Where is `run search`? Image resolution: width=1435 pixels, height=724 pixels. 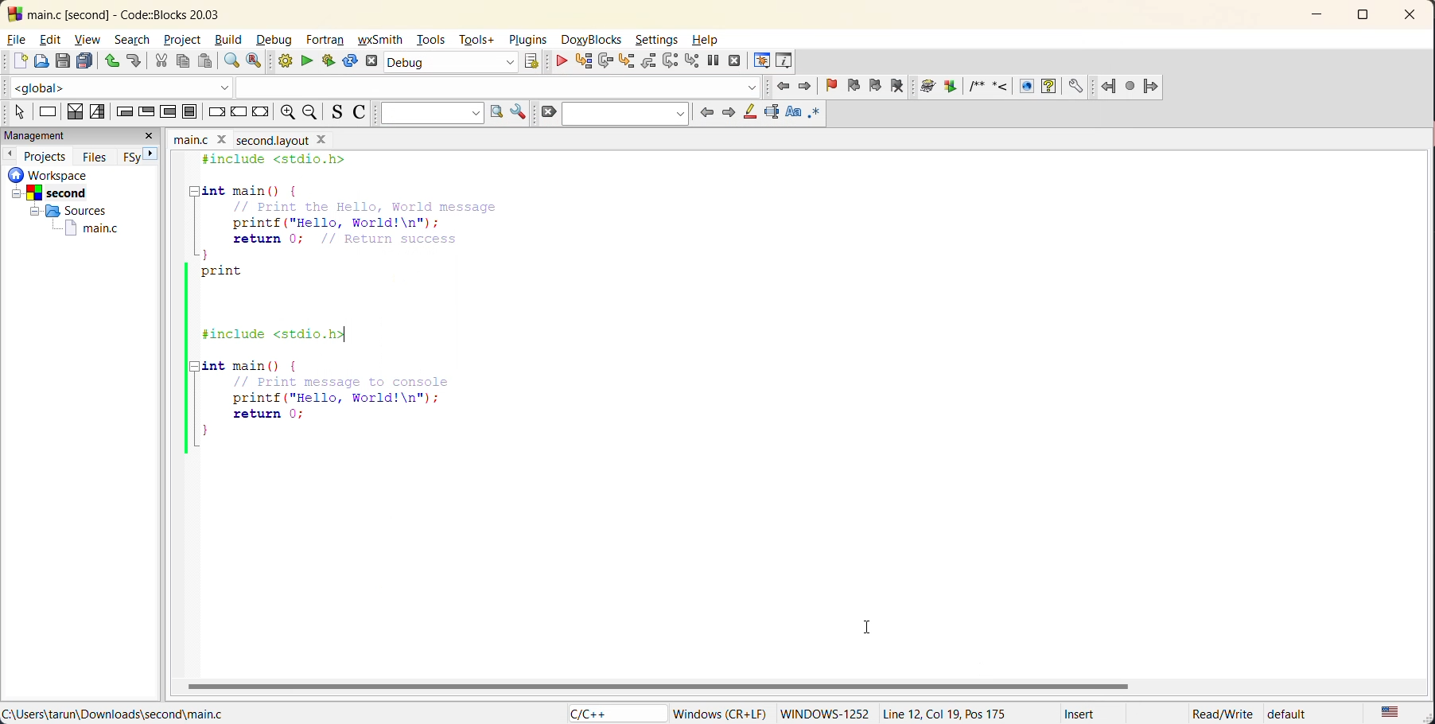
run search is located at coordinates (496, 113).